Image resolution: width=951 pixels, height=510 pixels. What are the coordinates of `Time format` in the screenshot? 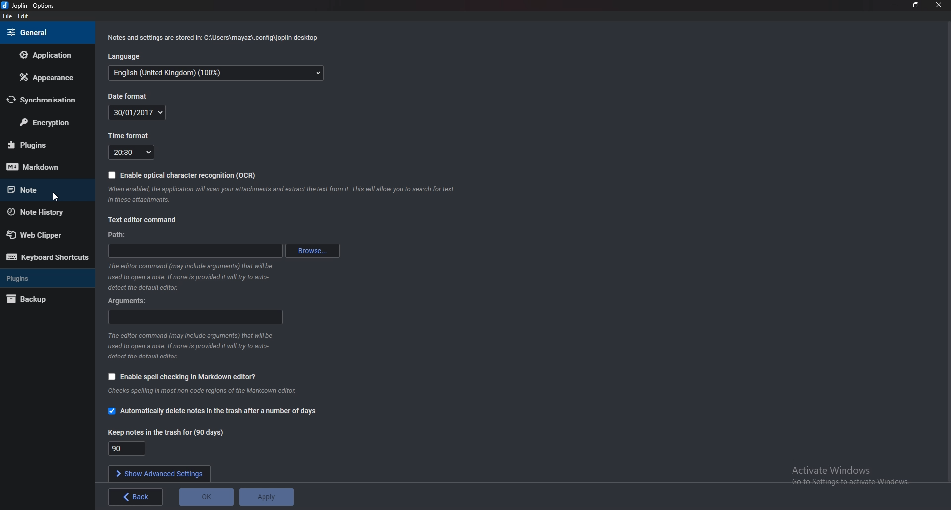 It's located at (130, 135).